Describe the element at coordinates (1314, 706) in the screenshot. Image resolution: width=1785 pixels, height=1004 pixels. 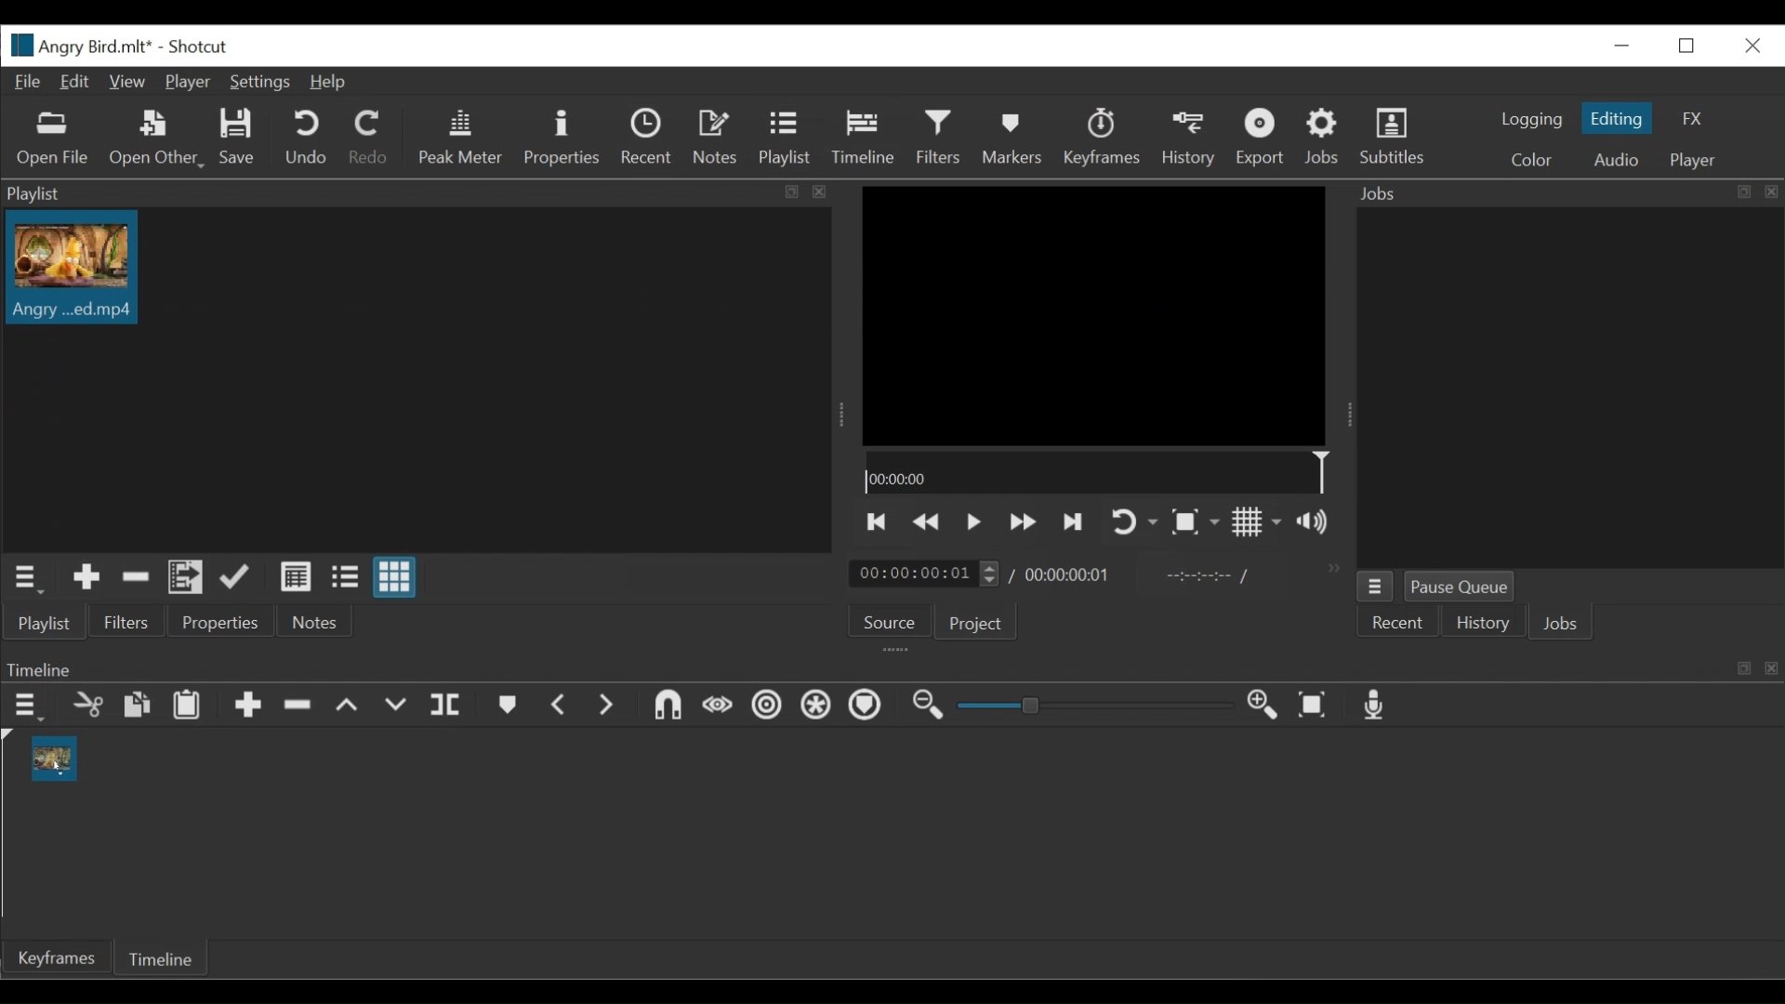
I see `Zoom timeline to fit` at that location.